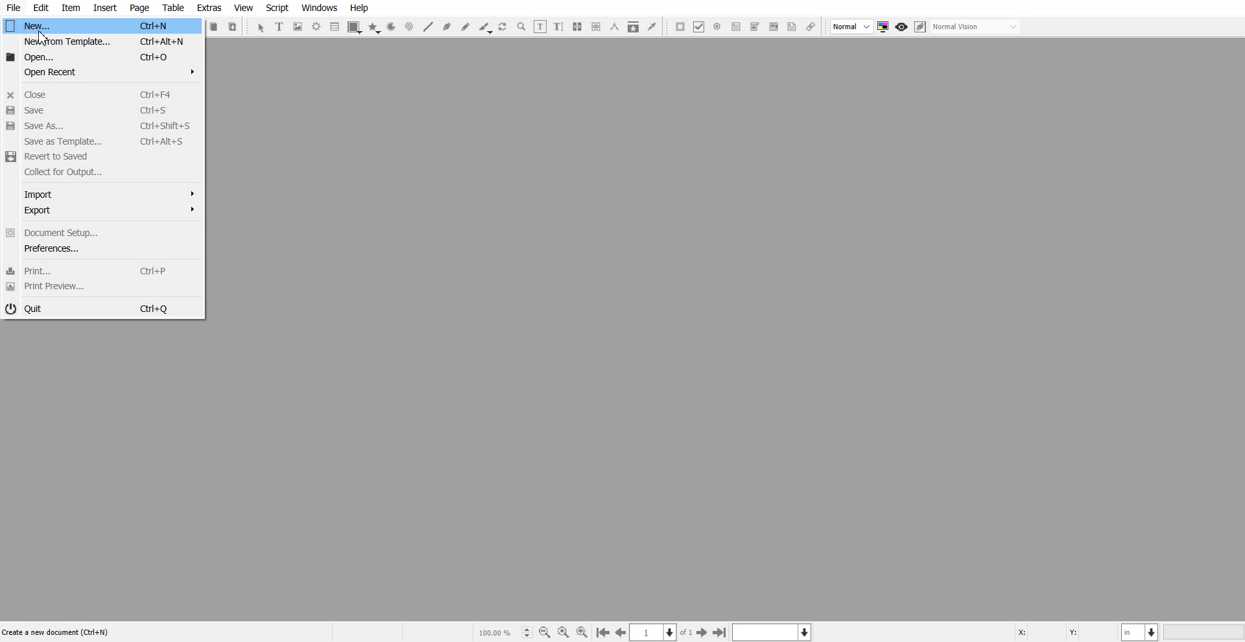 This screenshot has height=642, width=1245. Describe the element at coordinates (243, 8) in the screenshot. I see `View` at that location.